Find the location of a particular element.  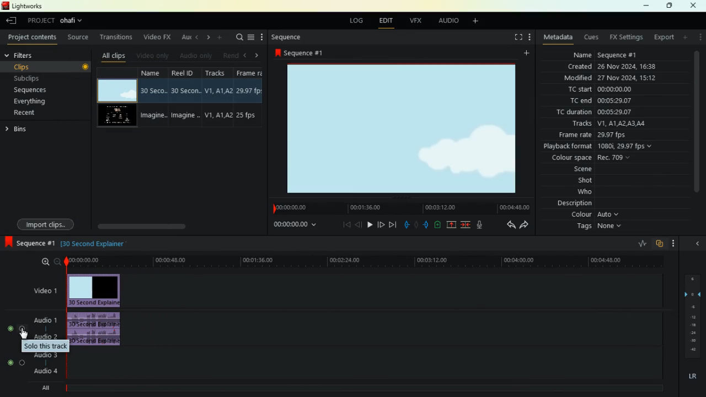

hold is located at coordinates (415, 225).